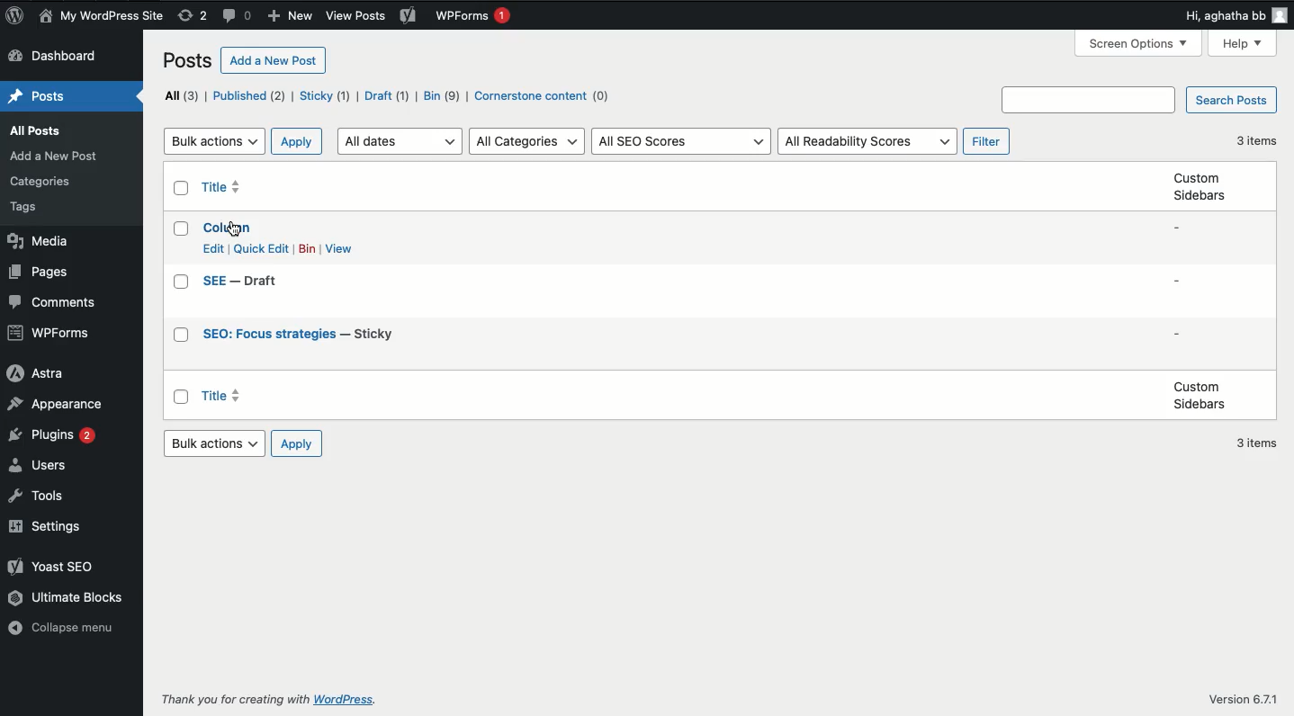  What do you see at coordinates (296, 141) in the screenshot?
I see `Apply` at bounding box center [296, 141].